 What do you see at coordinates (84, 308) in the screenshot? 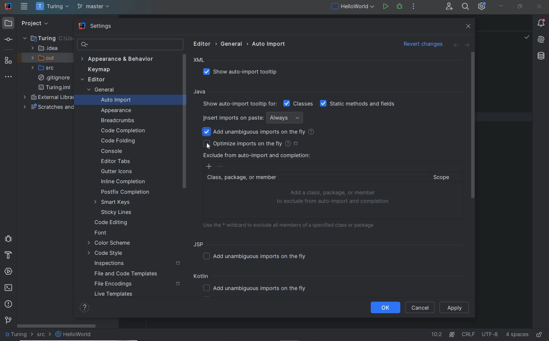
I see `SHOW HELP CONTENTS` at bounding box center [84, 308].